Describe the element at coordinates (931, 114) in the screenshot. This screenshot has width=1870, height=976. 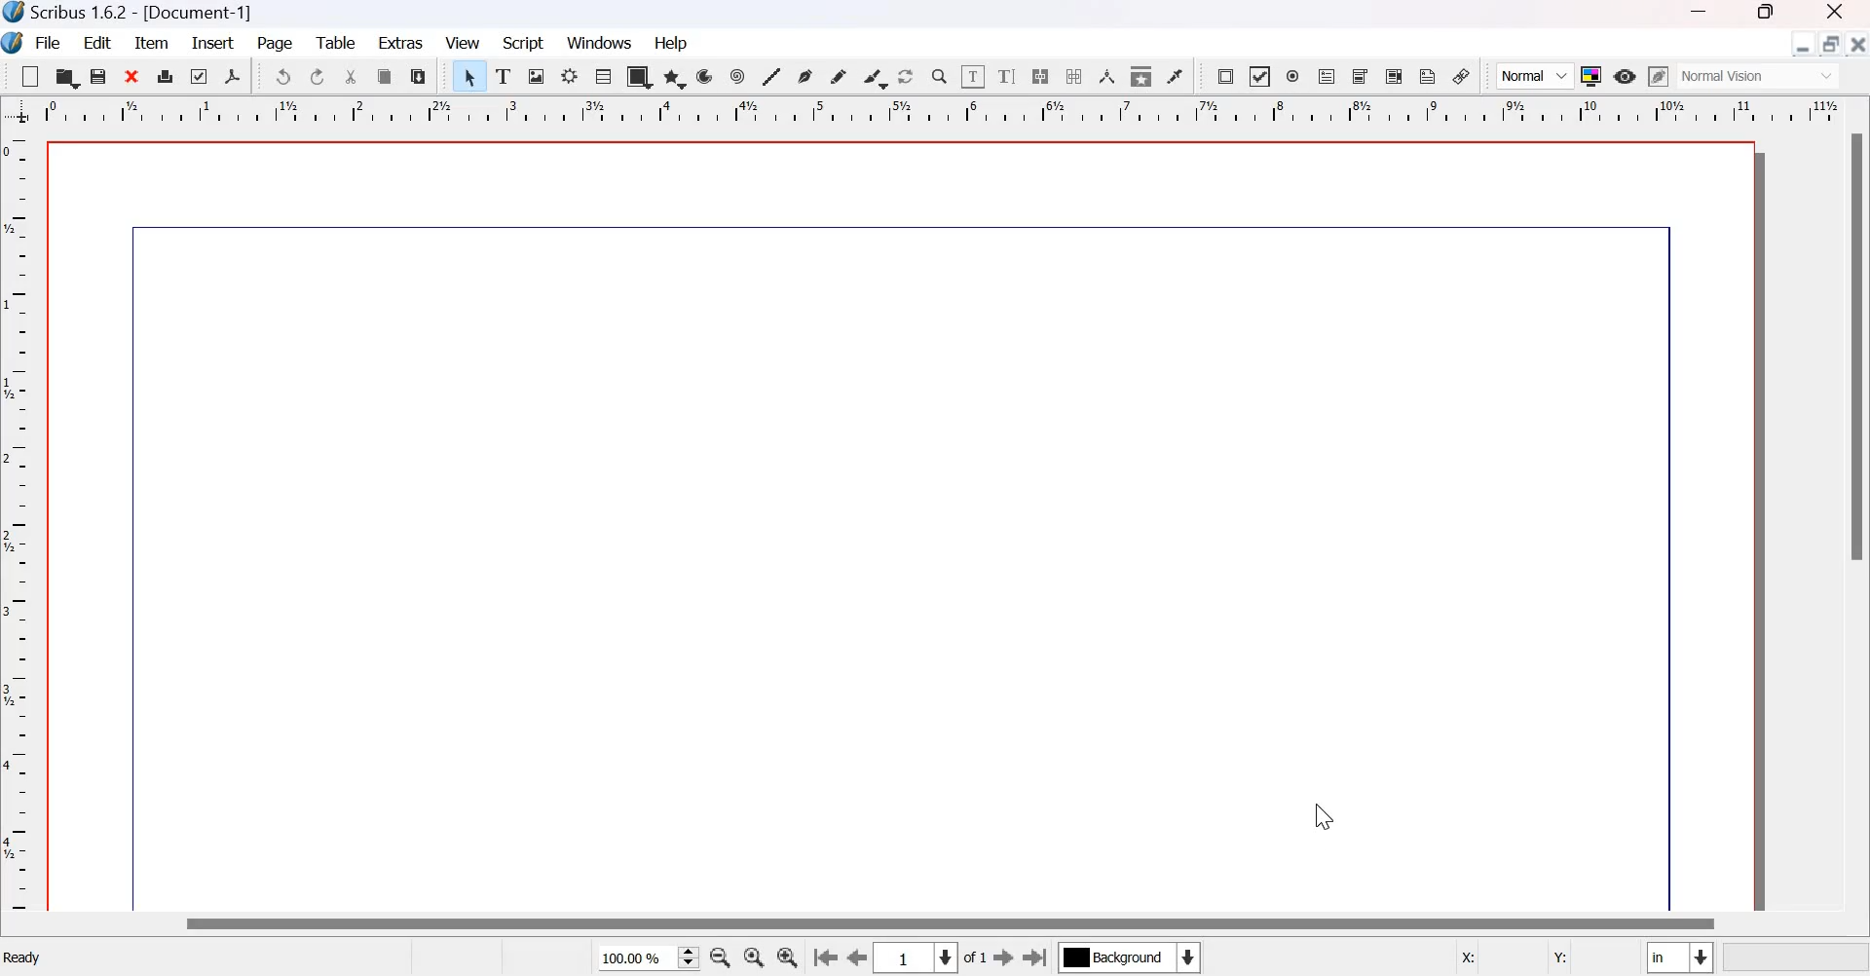
I see `horizontal scale` at that location.